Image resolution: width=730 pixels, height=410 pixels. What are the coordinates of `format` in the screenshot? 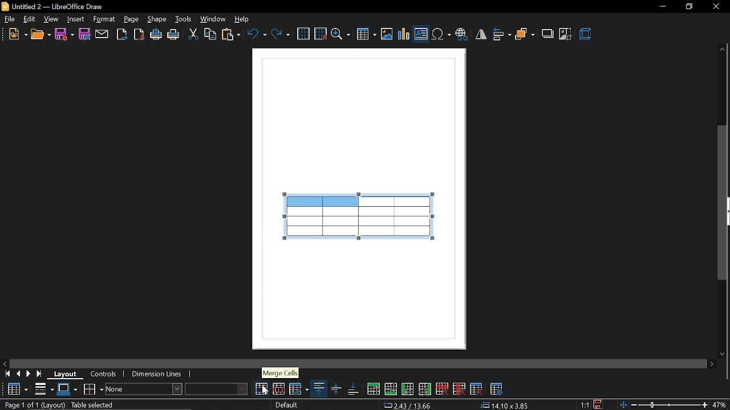 It's located at (104, 19).